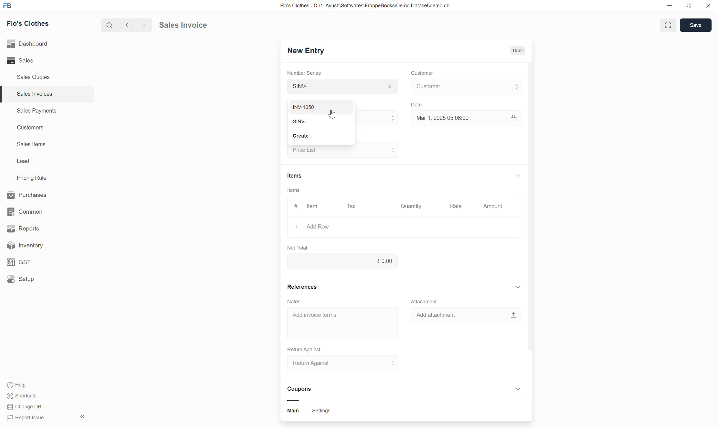  Describe the element at coordinates (669, 25) in the screenshot. I see `full screen` at that location.